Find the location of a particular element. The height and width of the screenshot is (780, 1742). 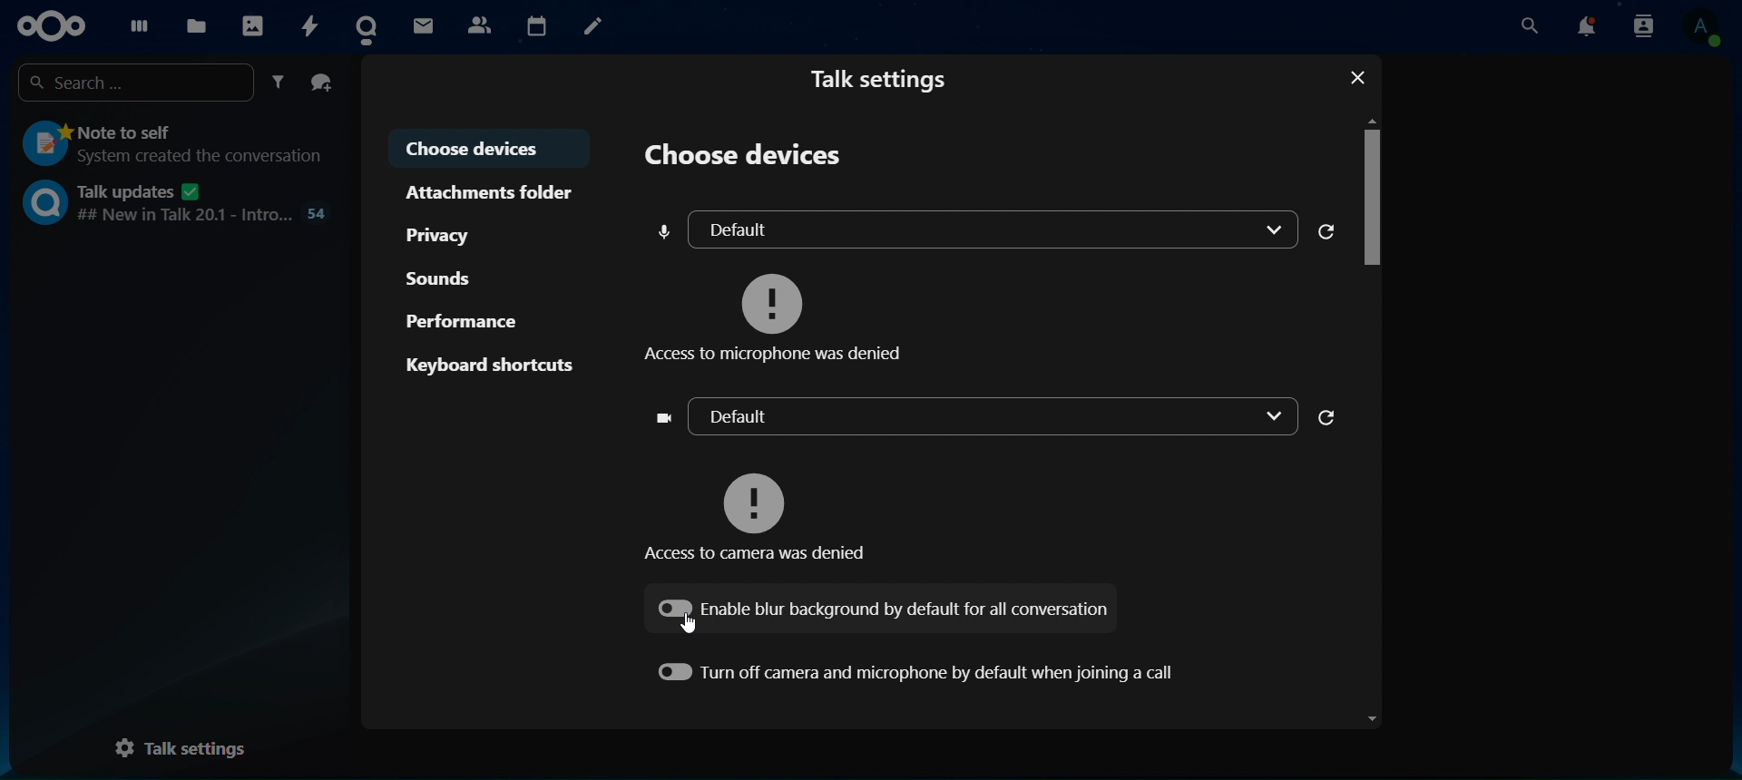

turn off camera and microphone by default when joining a call is located at coordinates (915, 669).